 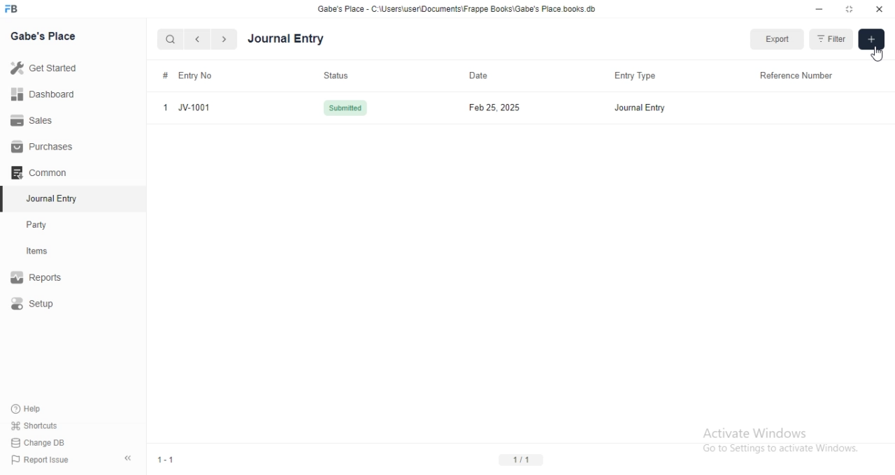 What do you see at coordinates (128, 459) in the screenshot?
I see `collapse sidebar` at bounding box center [128, 459].